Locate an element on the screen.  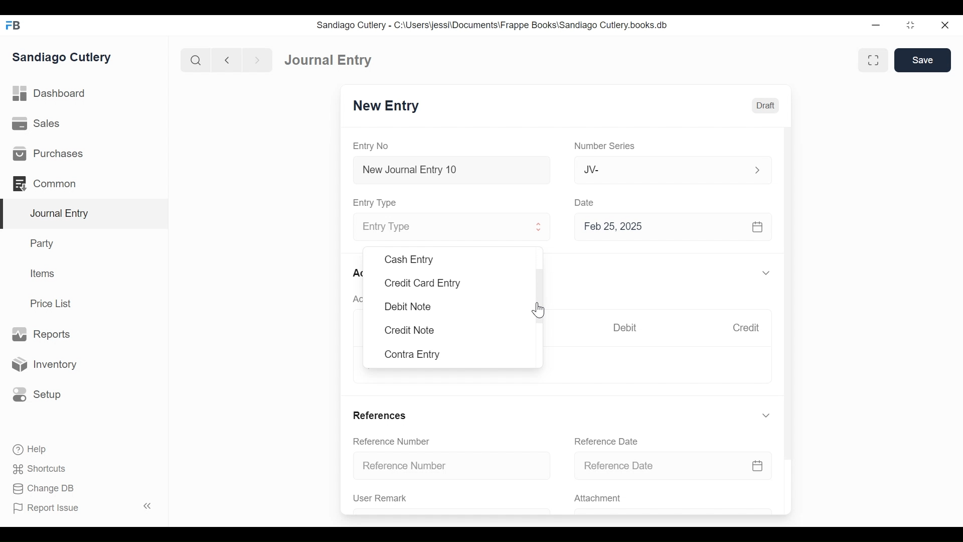
Items is located at coordinates (44, 275).